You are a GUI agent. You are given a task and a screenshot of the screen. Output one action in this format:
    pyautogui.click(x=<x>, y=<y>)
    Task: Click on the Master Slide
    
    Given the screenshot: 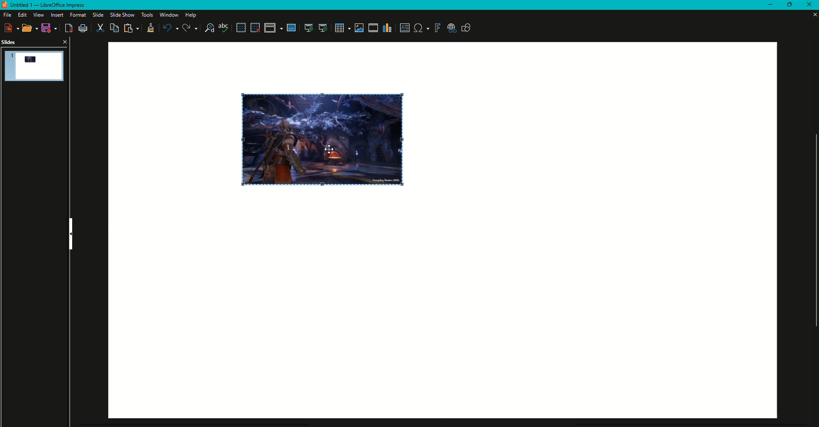 What is the action you would take?
    pyautogui.click(x=292, y=28)
    